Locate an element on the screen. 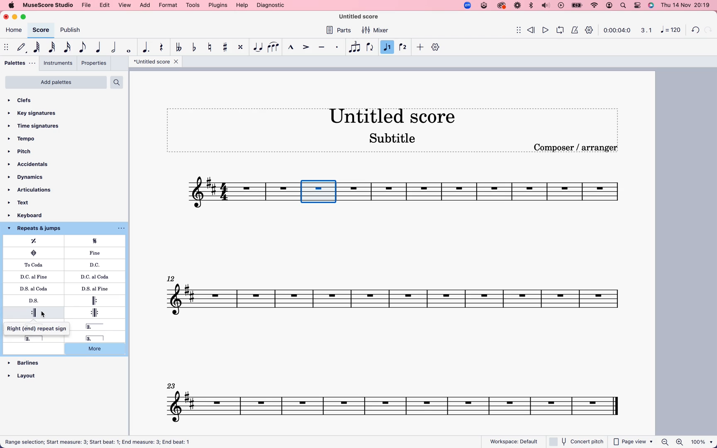  Layout is located at coordinates (26, 373).